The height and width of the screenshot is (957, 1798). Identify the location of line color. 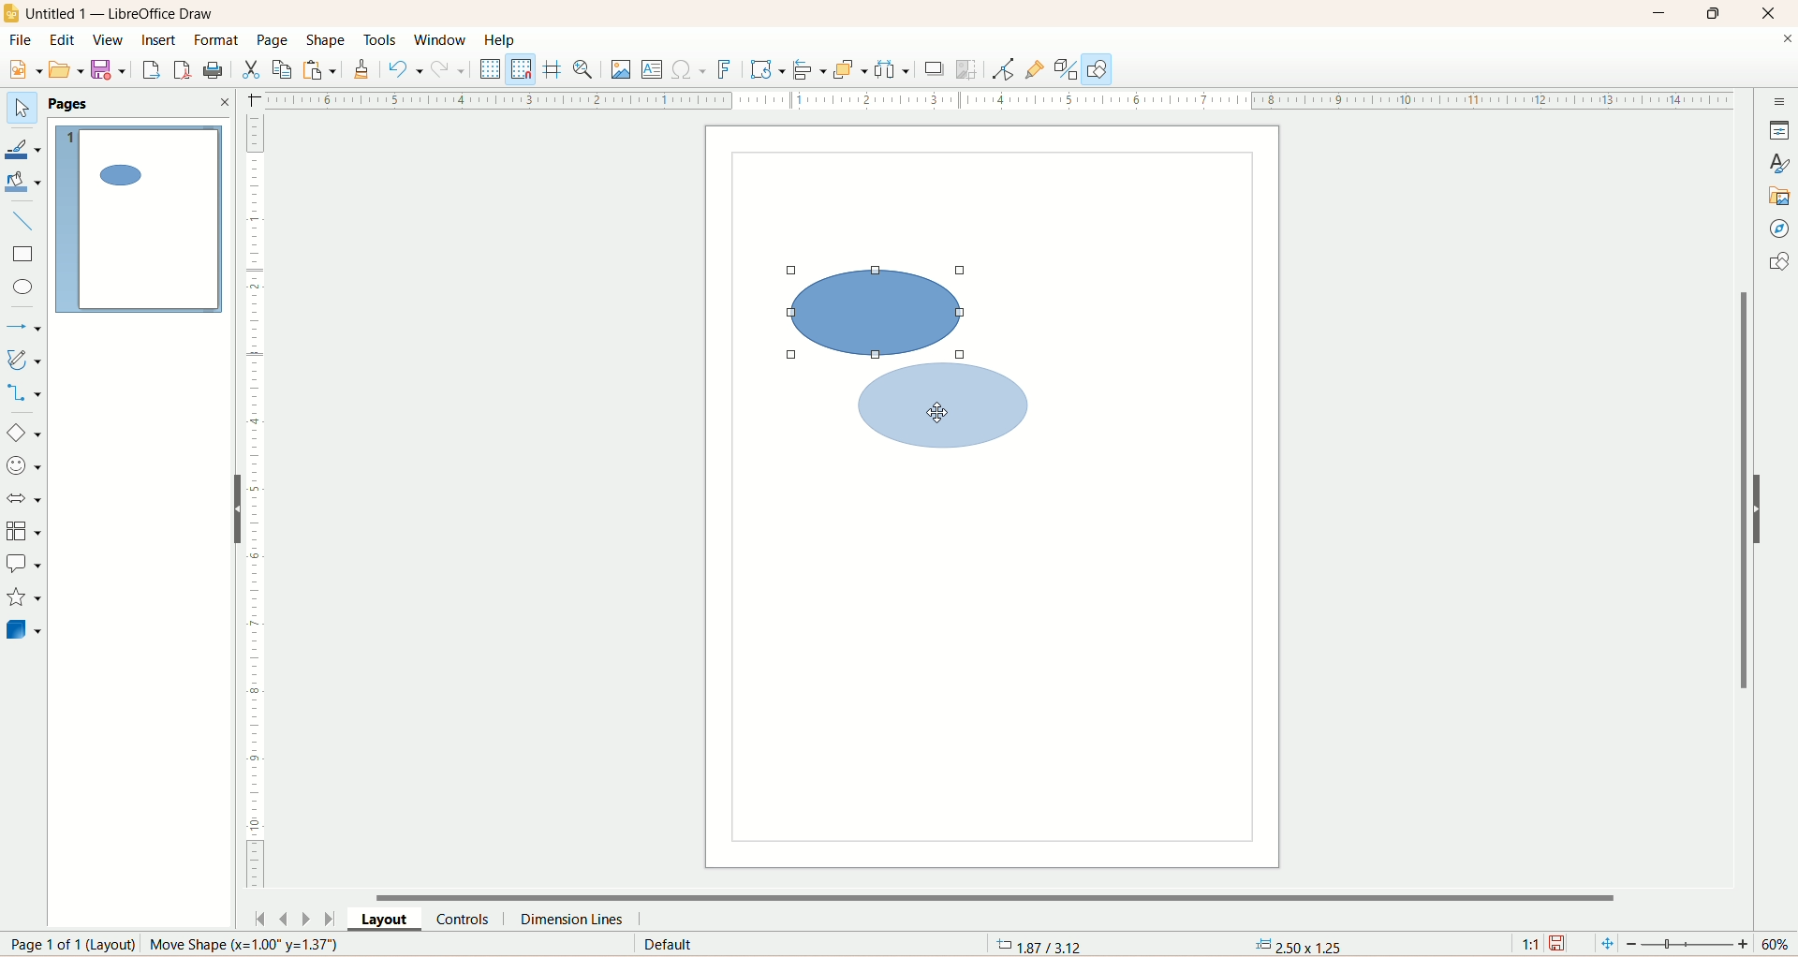
(25, 145).